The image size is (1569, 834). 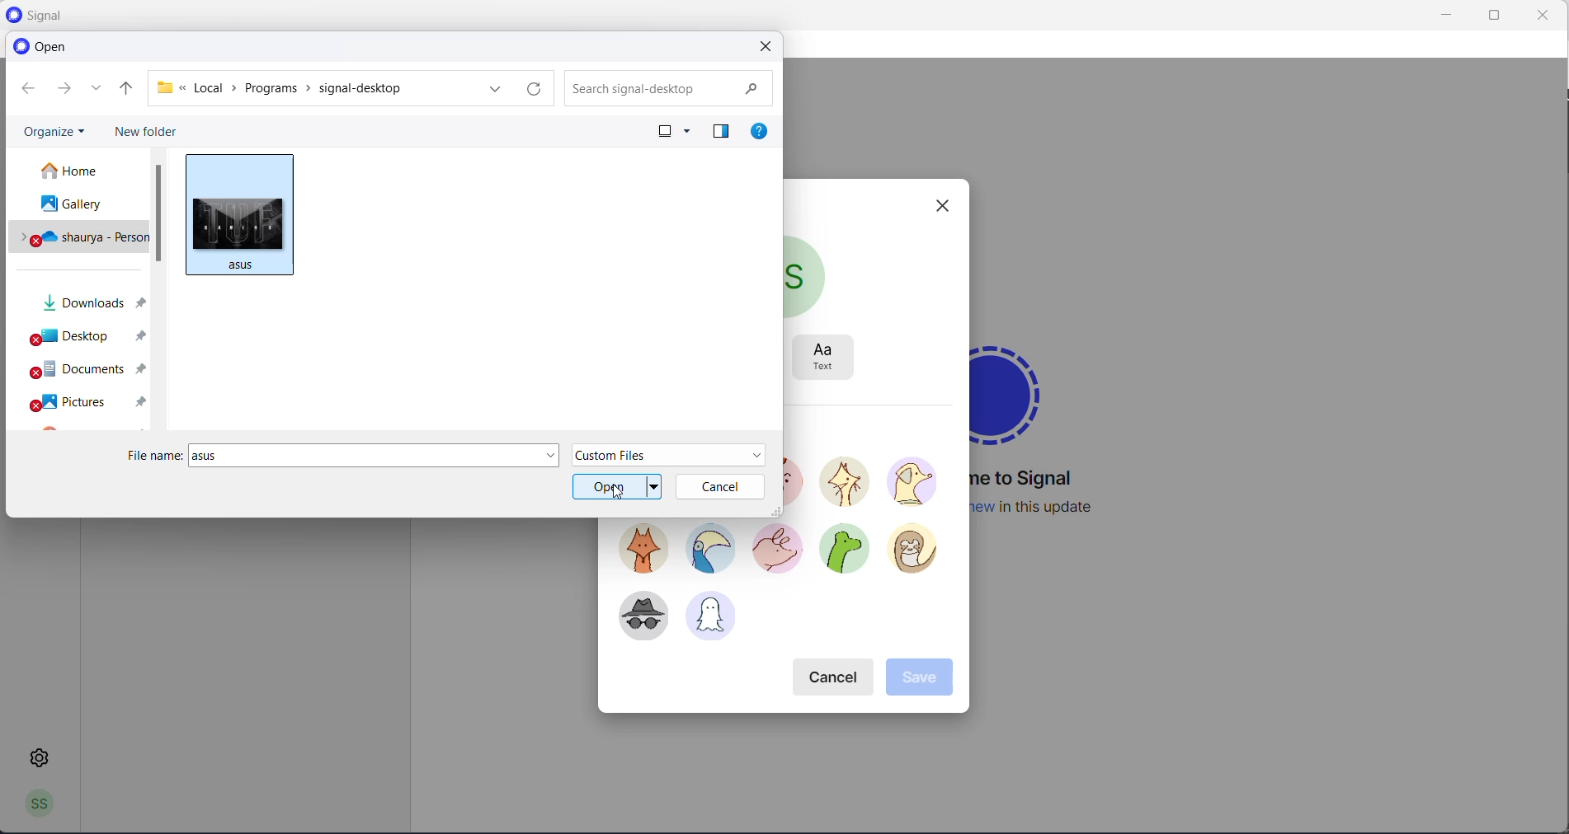 What do you see at coordinates (1030, 480) in the screenshot?
I see `welcome message` at bounding box center [1030, 480].